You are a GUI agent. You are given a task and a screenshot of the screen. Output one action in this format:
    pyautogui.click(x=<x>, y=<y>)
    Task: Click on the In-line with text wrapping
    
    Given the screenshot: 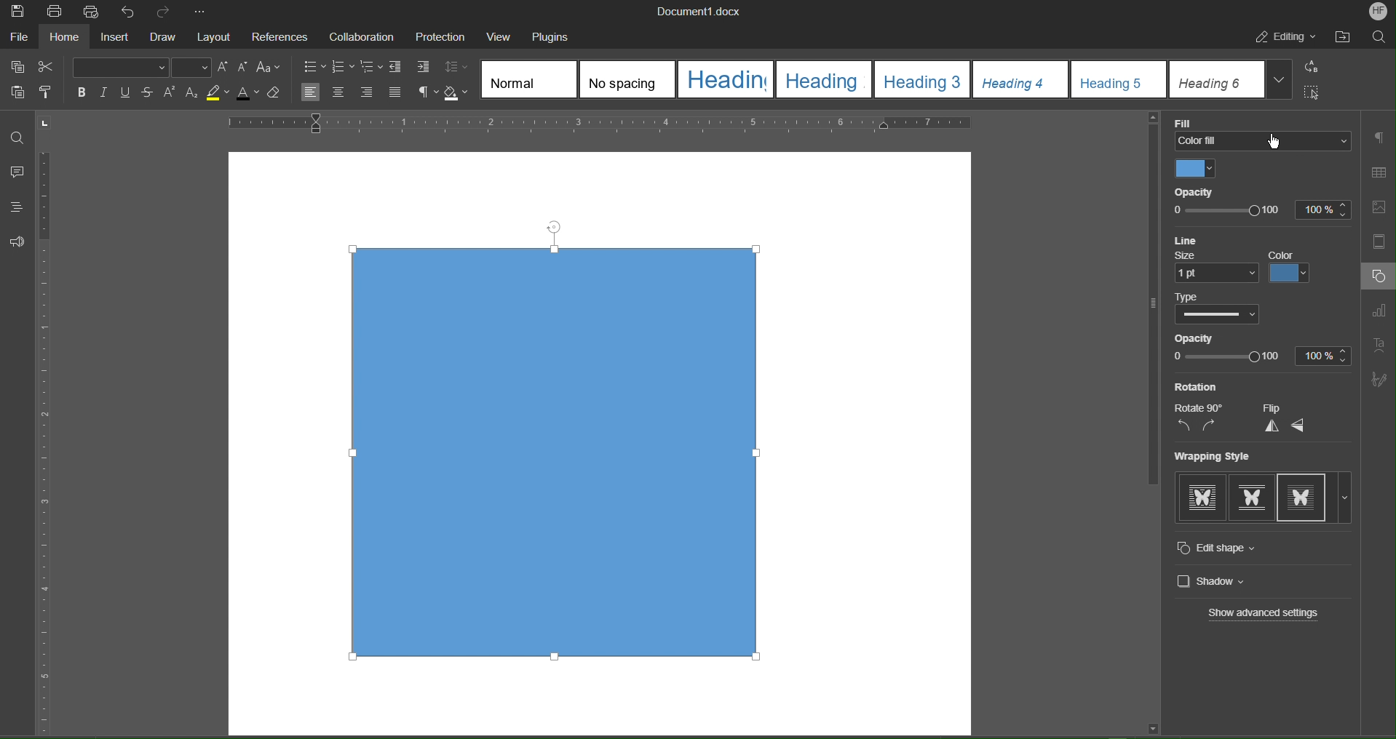 What is the action you would take?
    pyautogui.click(x=1202, y=501)
    